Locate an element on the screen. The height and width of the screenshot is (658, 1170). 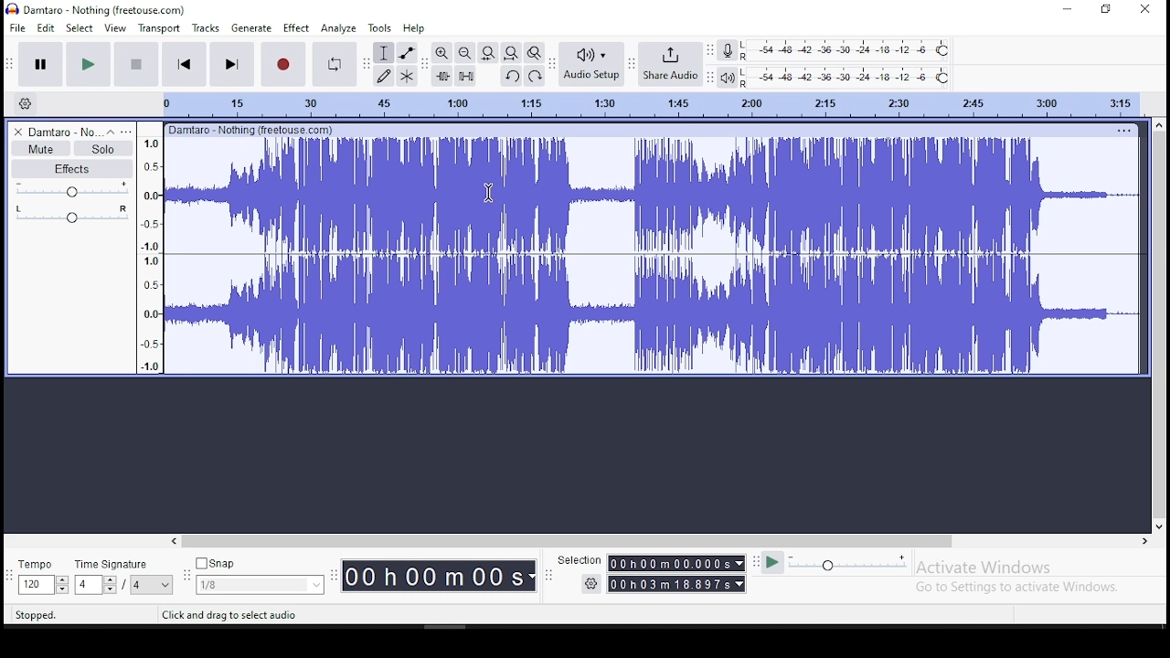
selection is located at coordinates (577, 557).